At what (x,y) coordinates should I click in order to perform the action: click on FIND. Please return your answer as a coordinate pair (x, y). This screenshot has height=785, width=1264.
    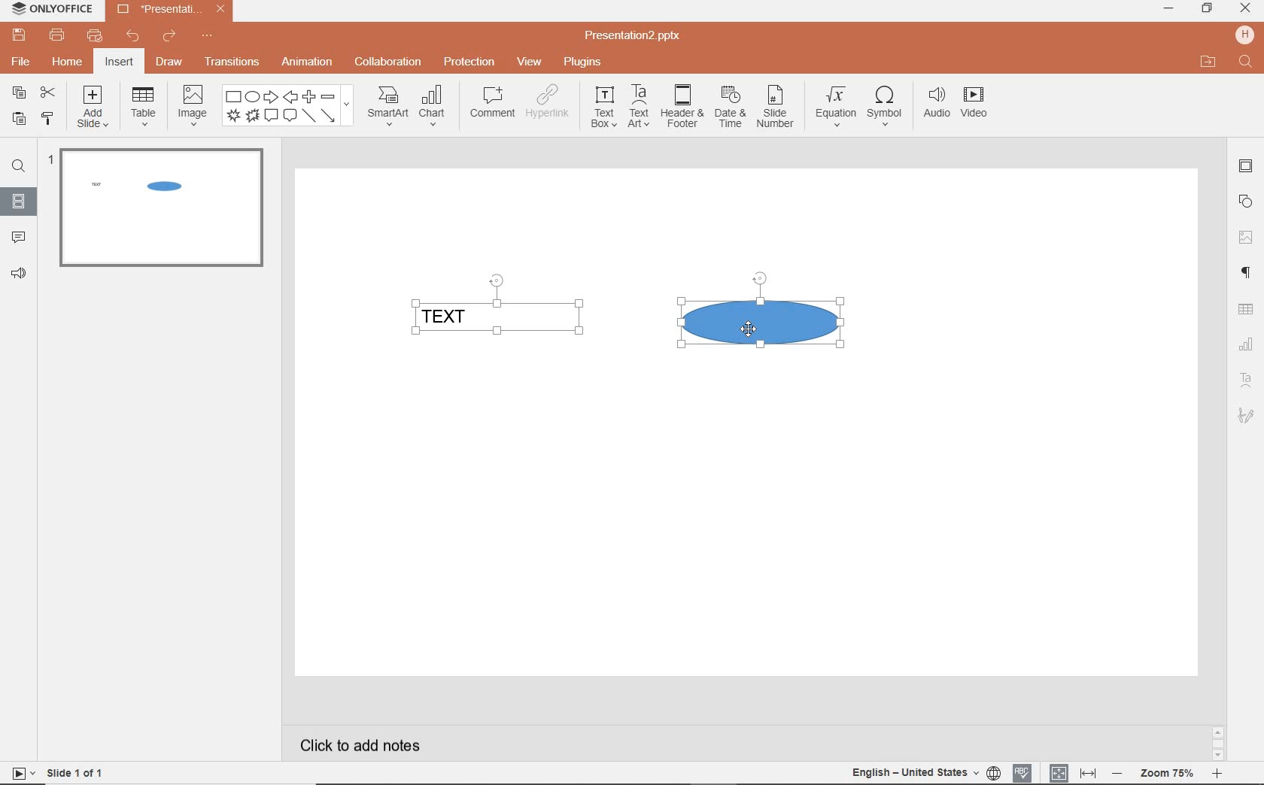
    Looking at the image, I should click on (1247, 63).